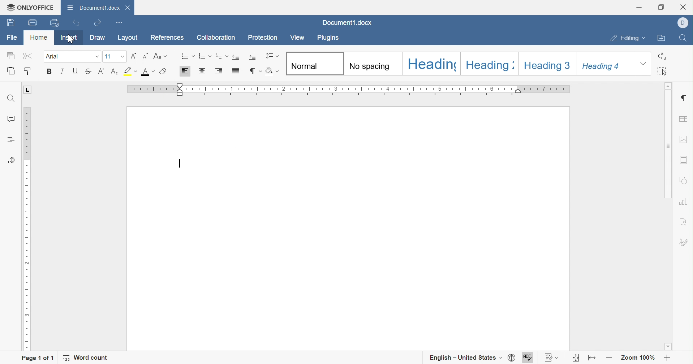 The image size is (693, 364). What do you see at coordinates (685, 140) in the screenshot?
I see `Image settings` at bounding box center [685, 140].